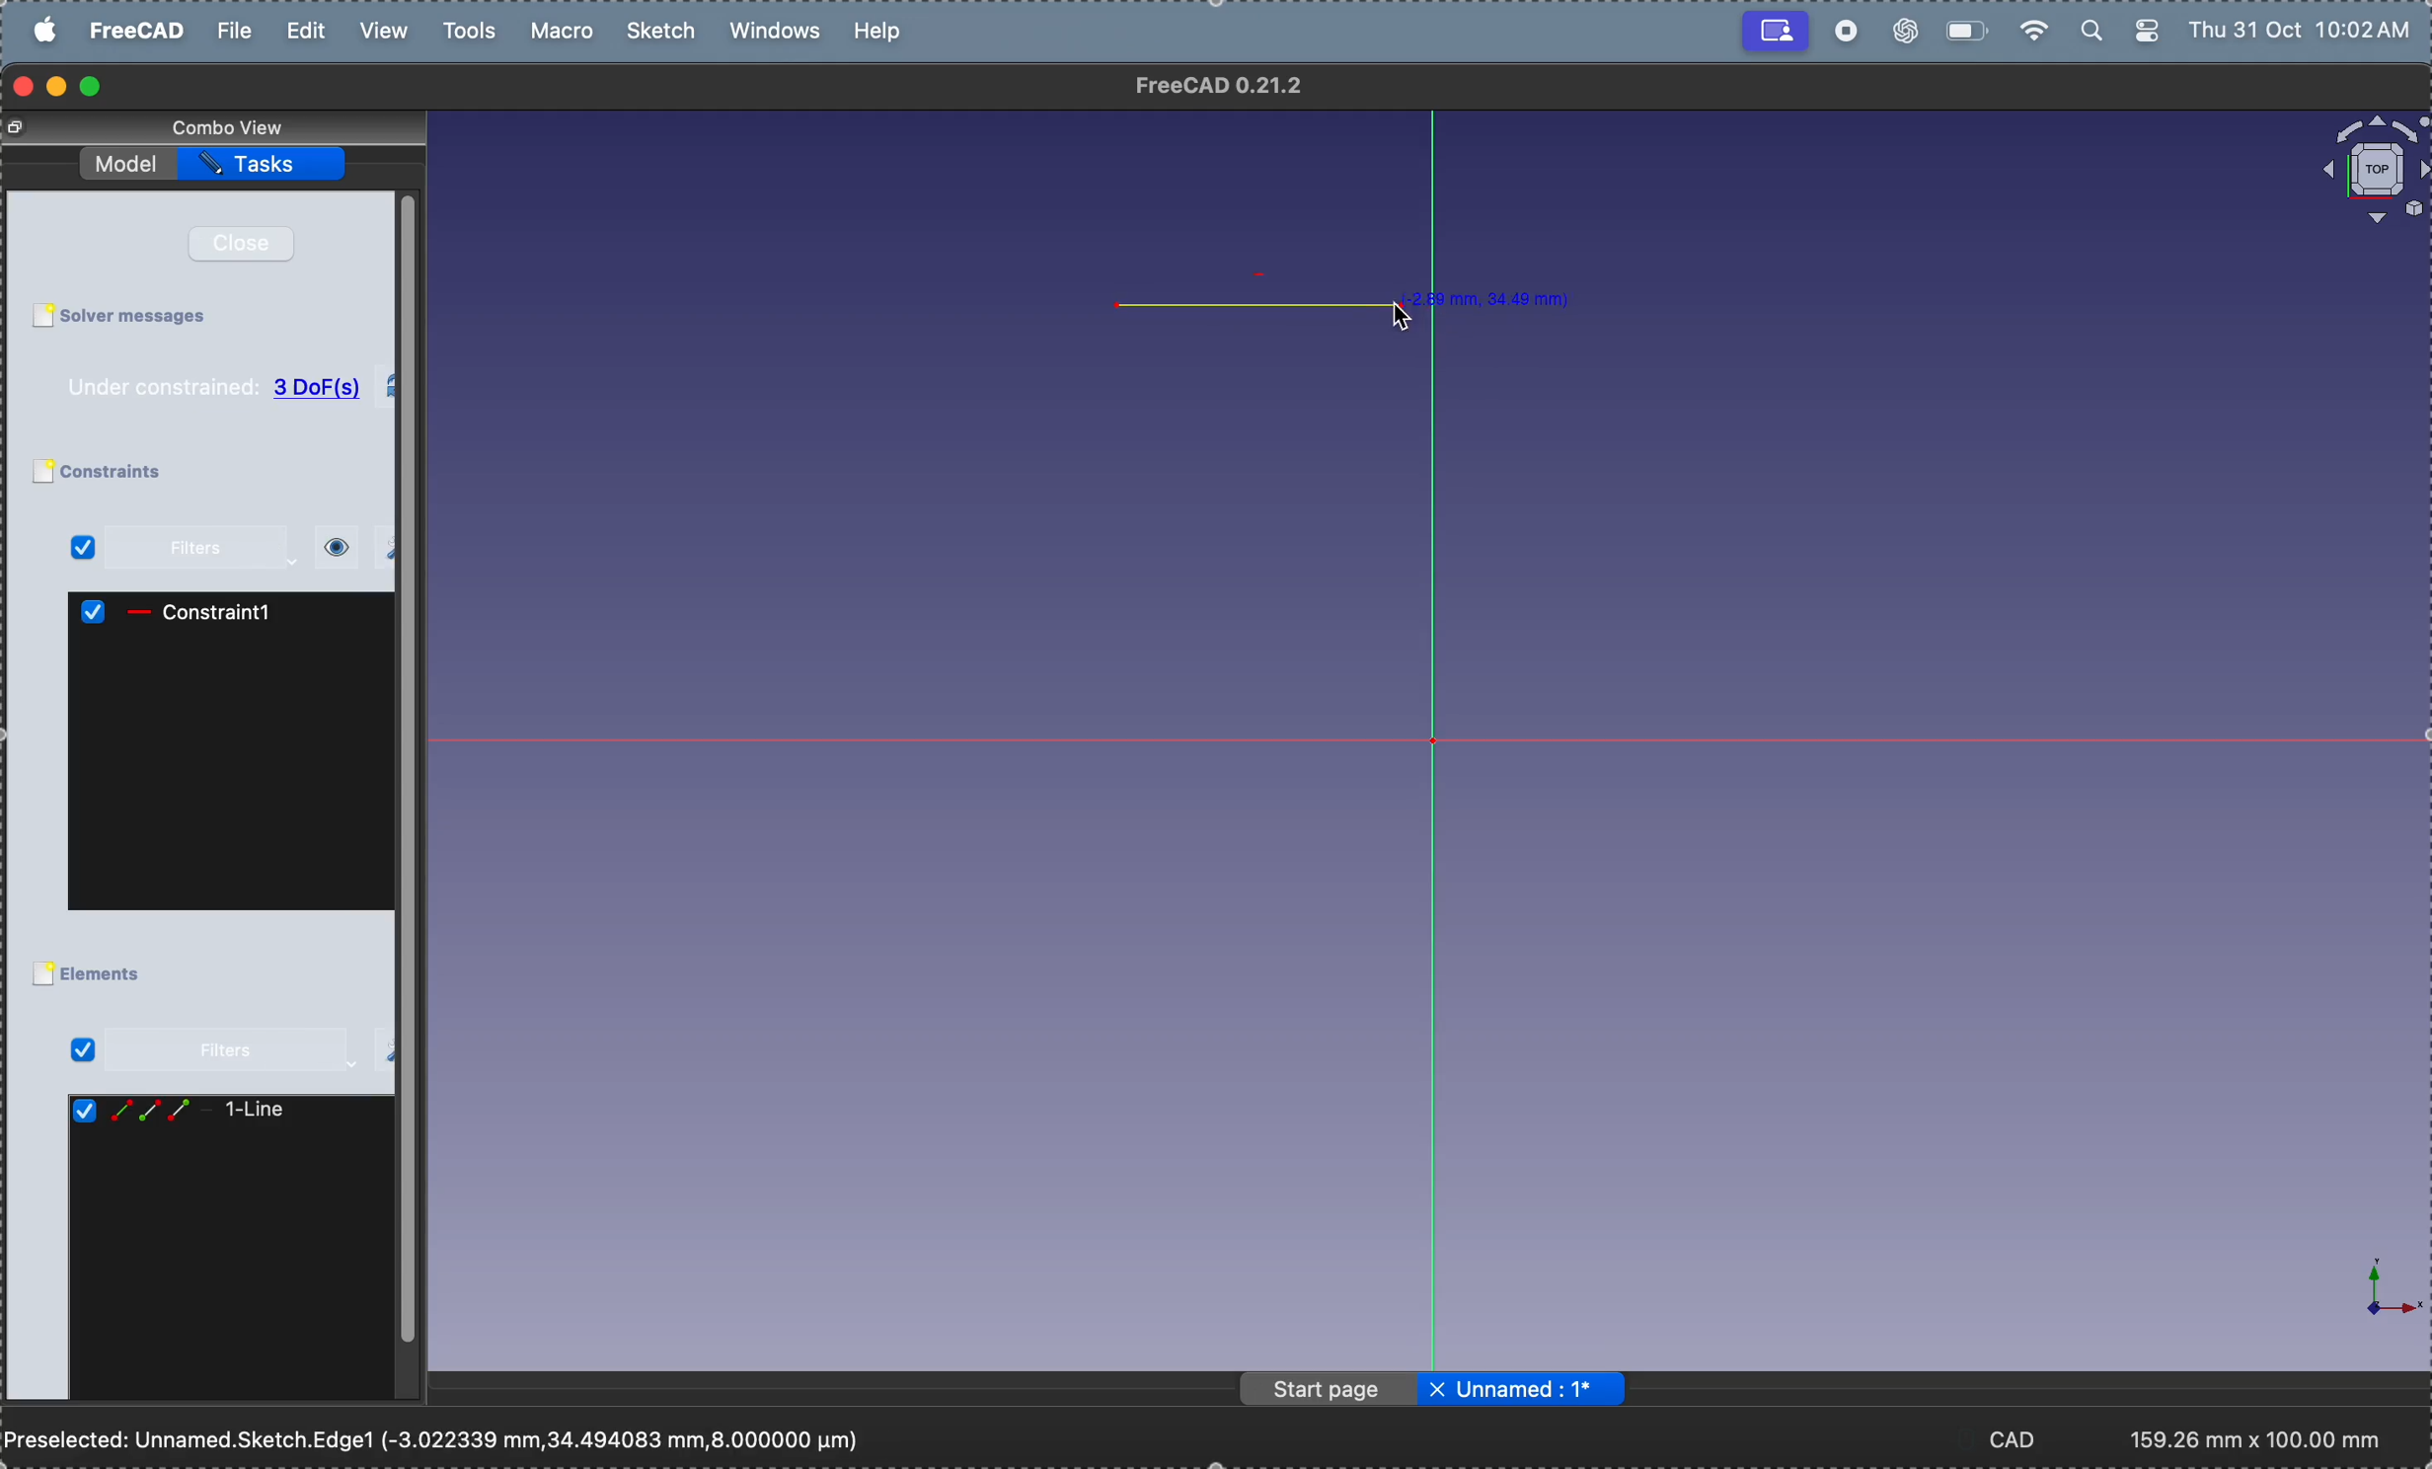 This screenshot has width=2432, height=1469. I want to click on Recording, so click(1776, 29).